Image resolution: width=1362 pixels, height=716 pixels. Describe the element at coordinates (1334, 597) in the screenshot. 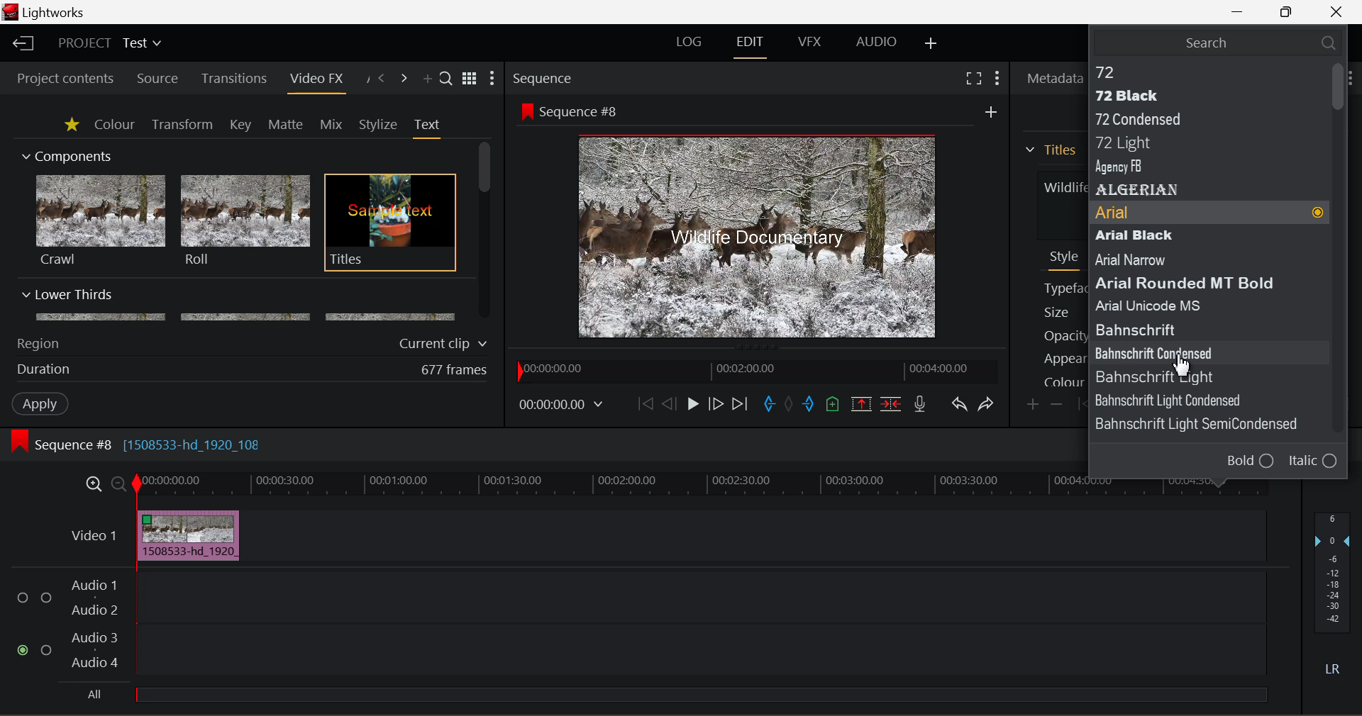

I see `Decibel Level` at that location.